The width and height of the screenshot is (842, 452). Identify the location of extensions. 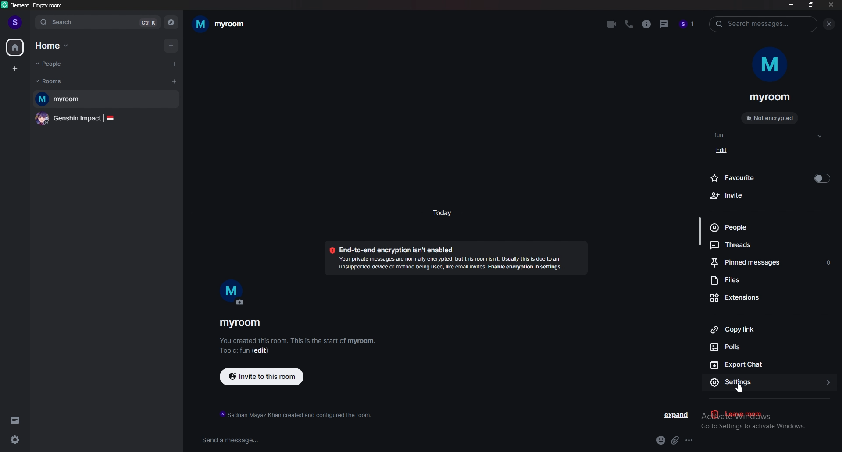
(769, 299).